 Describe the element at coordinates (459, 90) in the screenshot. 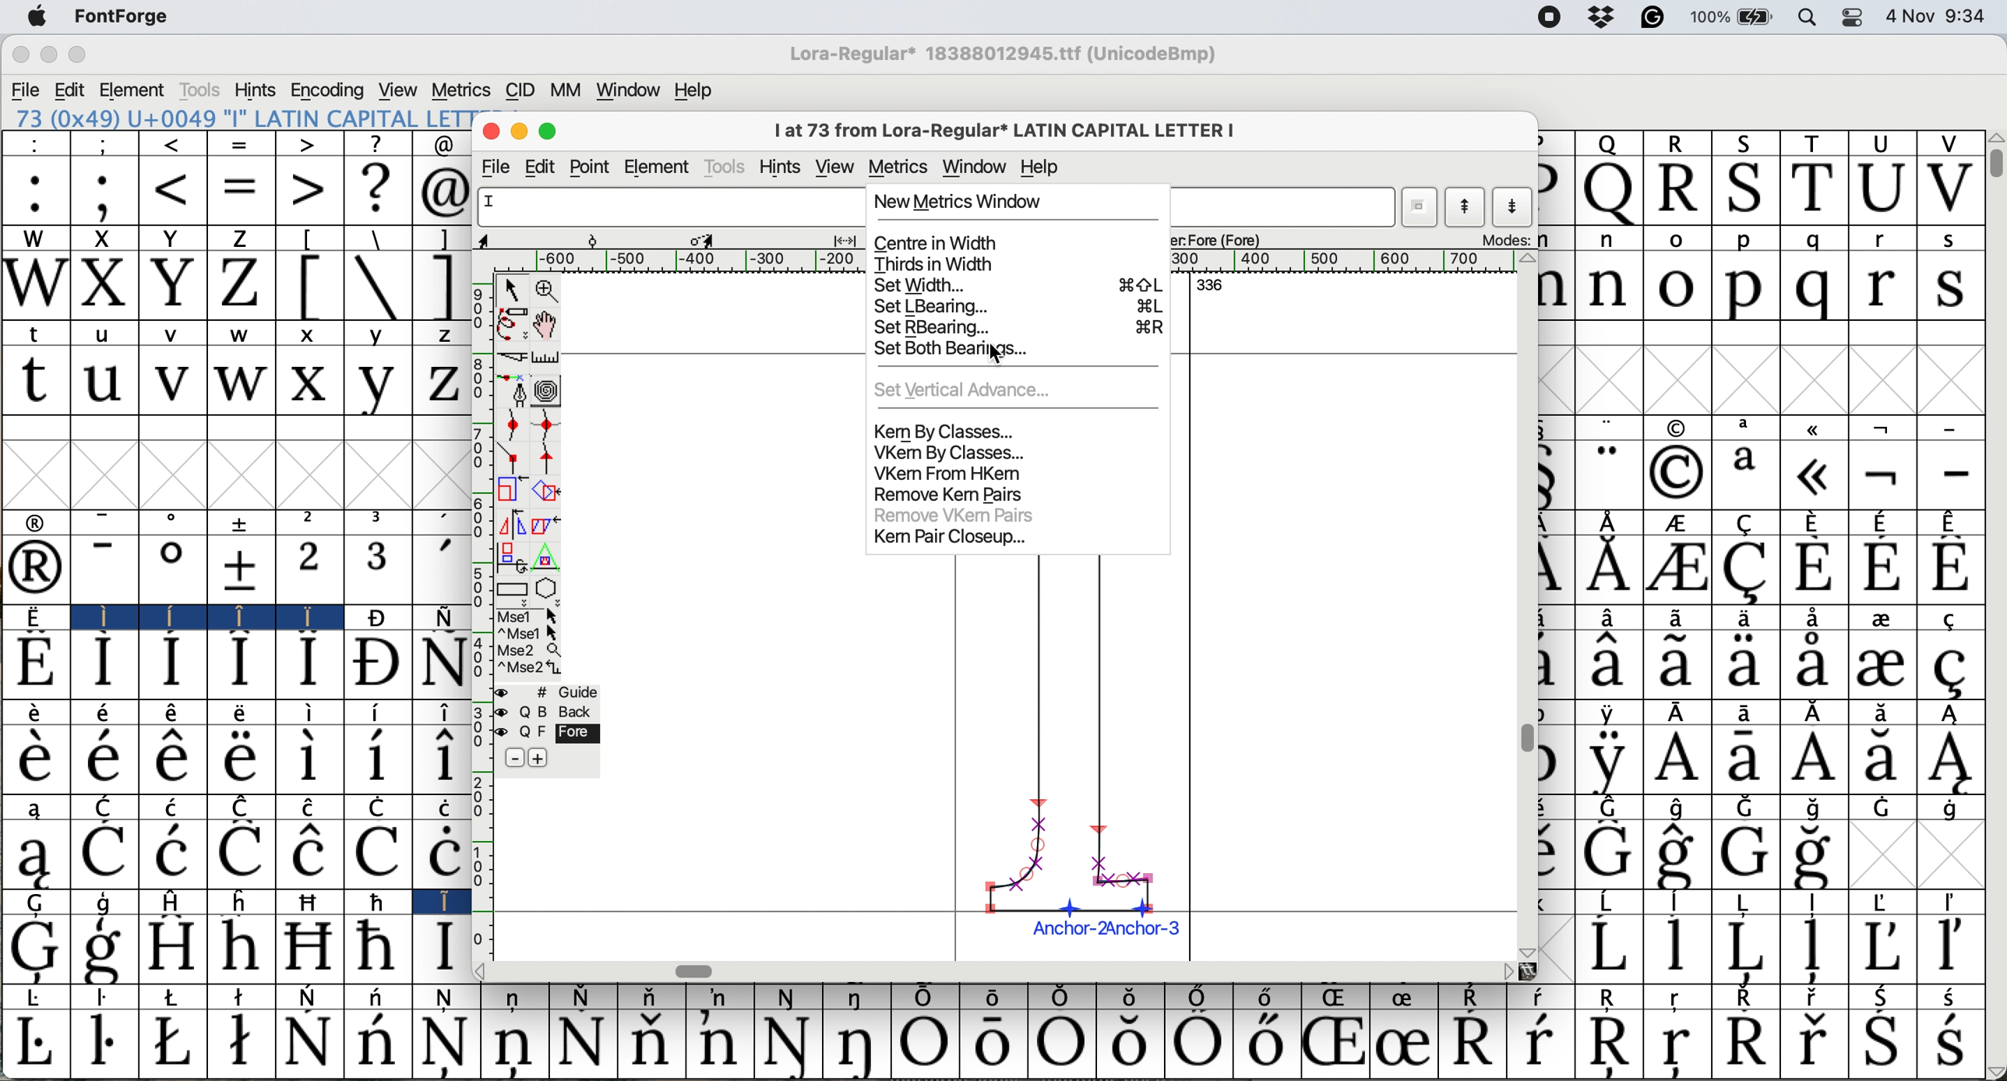

I see `metrics` at that location.